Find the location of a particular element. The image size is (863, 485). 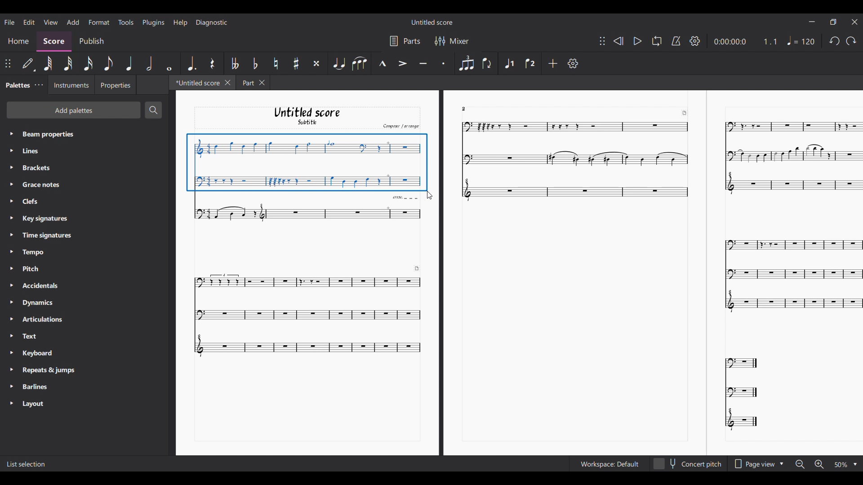

Half note is located at coordinates (150, 63).